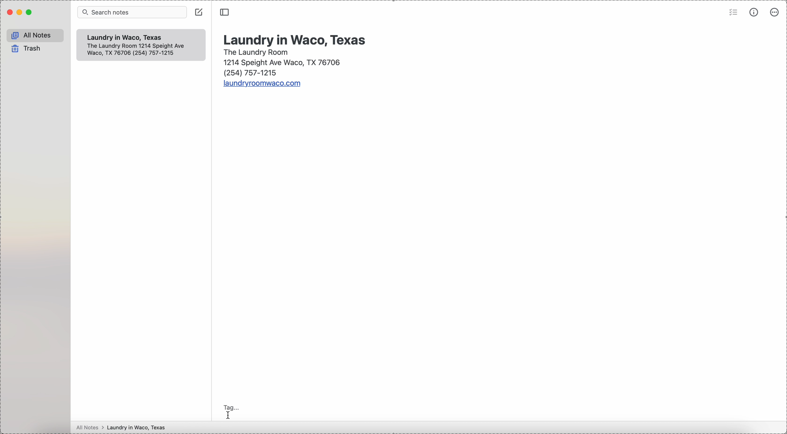 The image size is (787, 434). I want to click on all notes, so click(33, 35).